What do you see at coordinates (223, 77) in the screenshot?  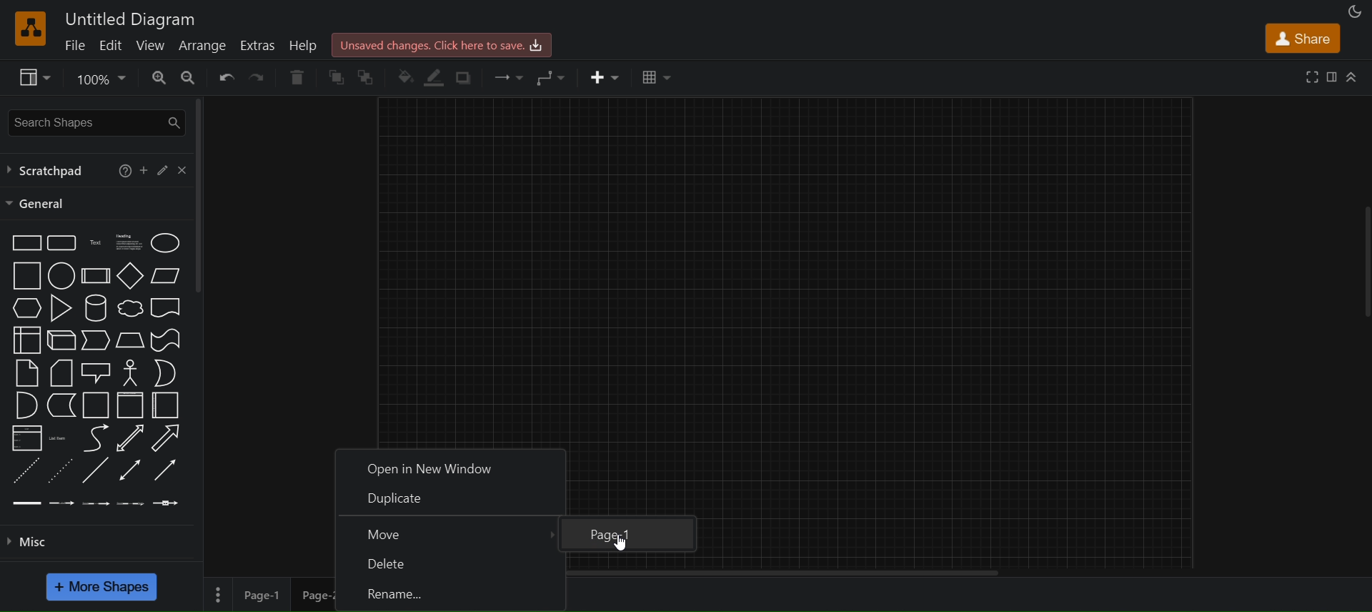 I see `undo` at bounding box center [223, 77].